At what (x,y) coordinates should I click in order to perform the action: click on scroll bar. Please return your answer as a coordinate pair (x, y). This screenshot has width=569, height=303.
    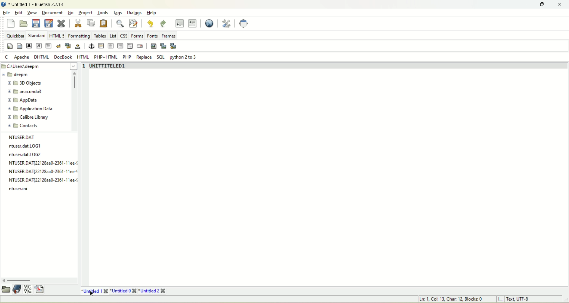
    Looking at the image, I should click on (75, 81).